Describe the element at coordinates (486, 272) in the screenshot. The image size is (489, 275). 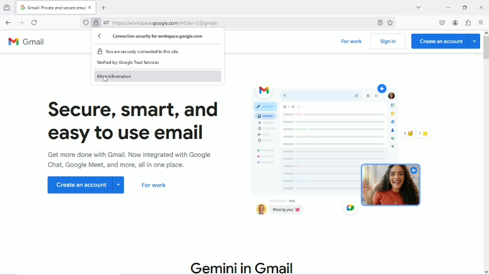
I see `move down` at that location.